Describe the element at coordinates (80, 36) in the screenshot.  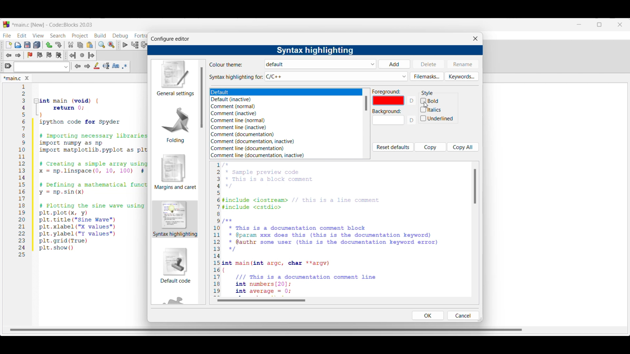
I see `Project menu` at that location.